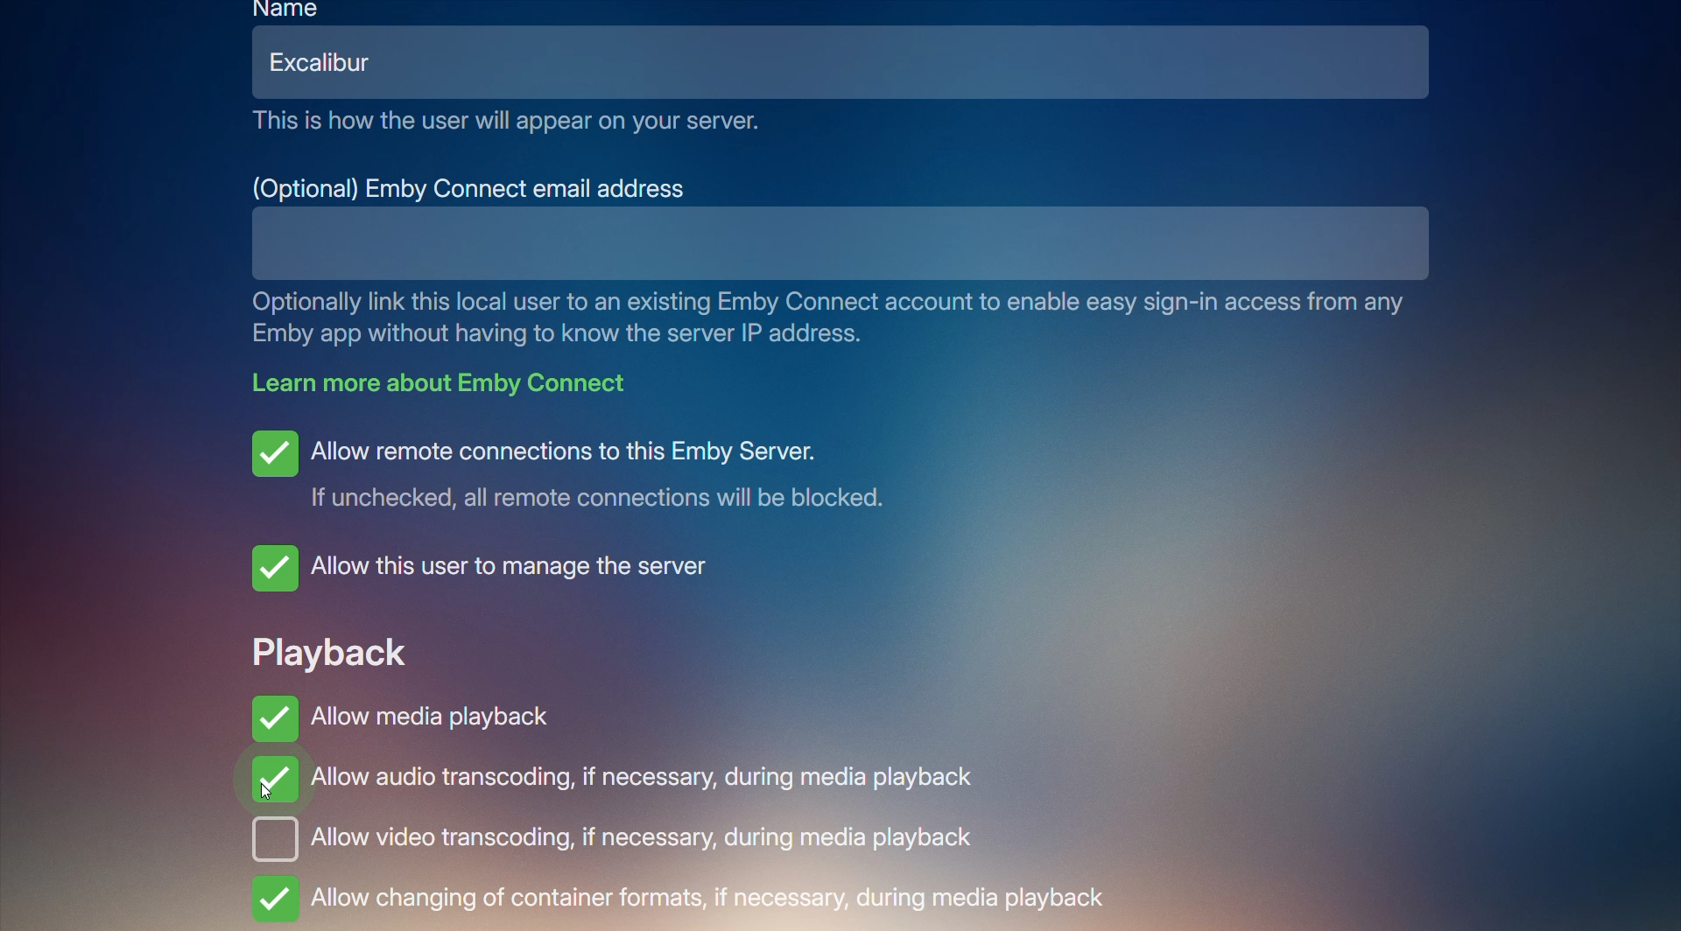 The width and height of the screenshot is (1681, 931). Describe the element at coordinates (402, 712) in the screenshot. I see `Allow media playback` at that location.